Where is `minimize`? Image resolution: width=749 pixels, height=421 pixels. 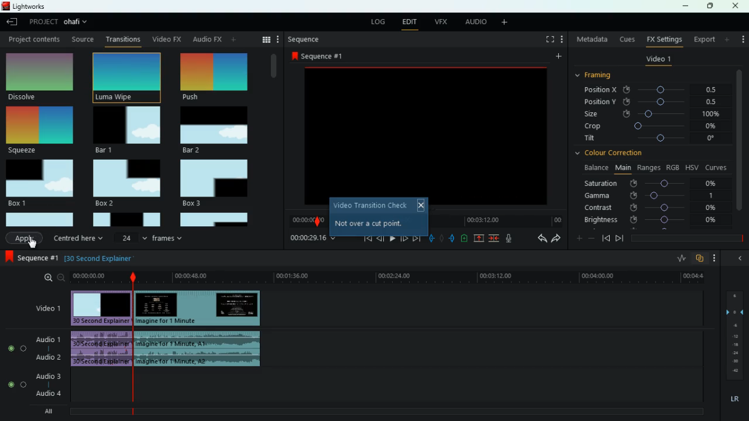
minimize is located at coordinates (685, 7).